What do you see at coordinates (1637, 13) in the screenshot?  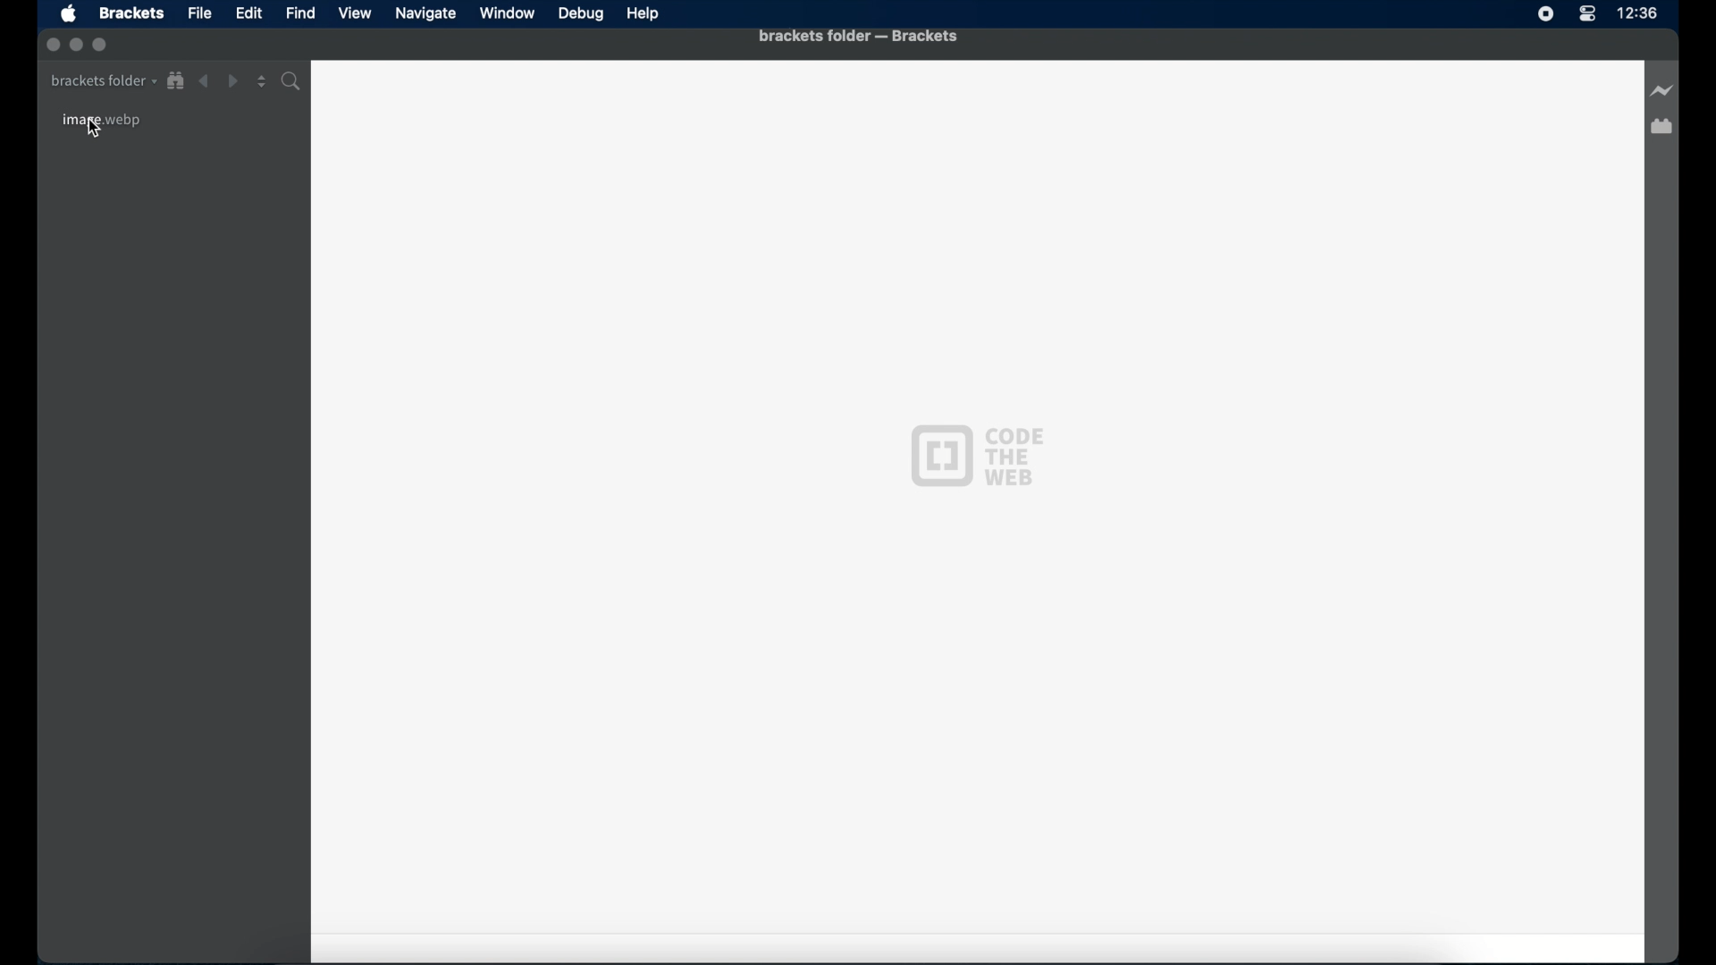 I see `time` at bounding box center [1637, 13].